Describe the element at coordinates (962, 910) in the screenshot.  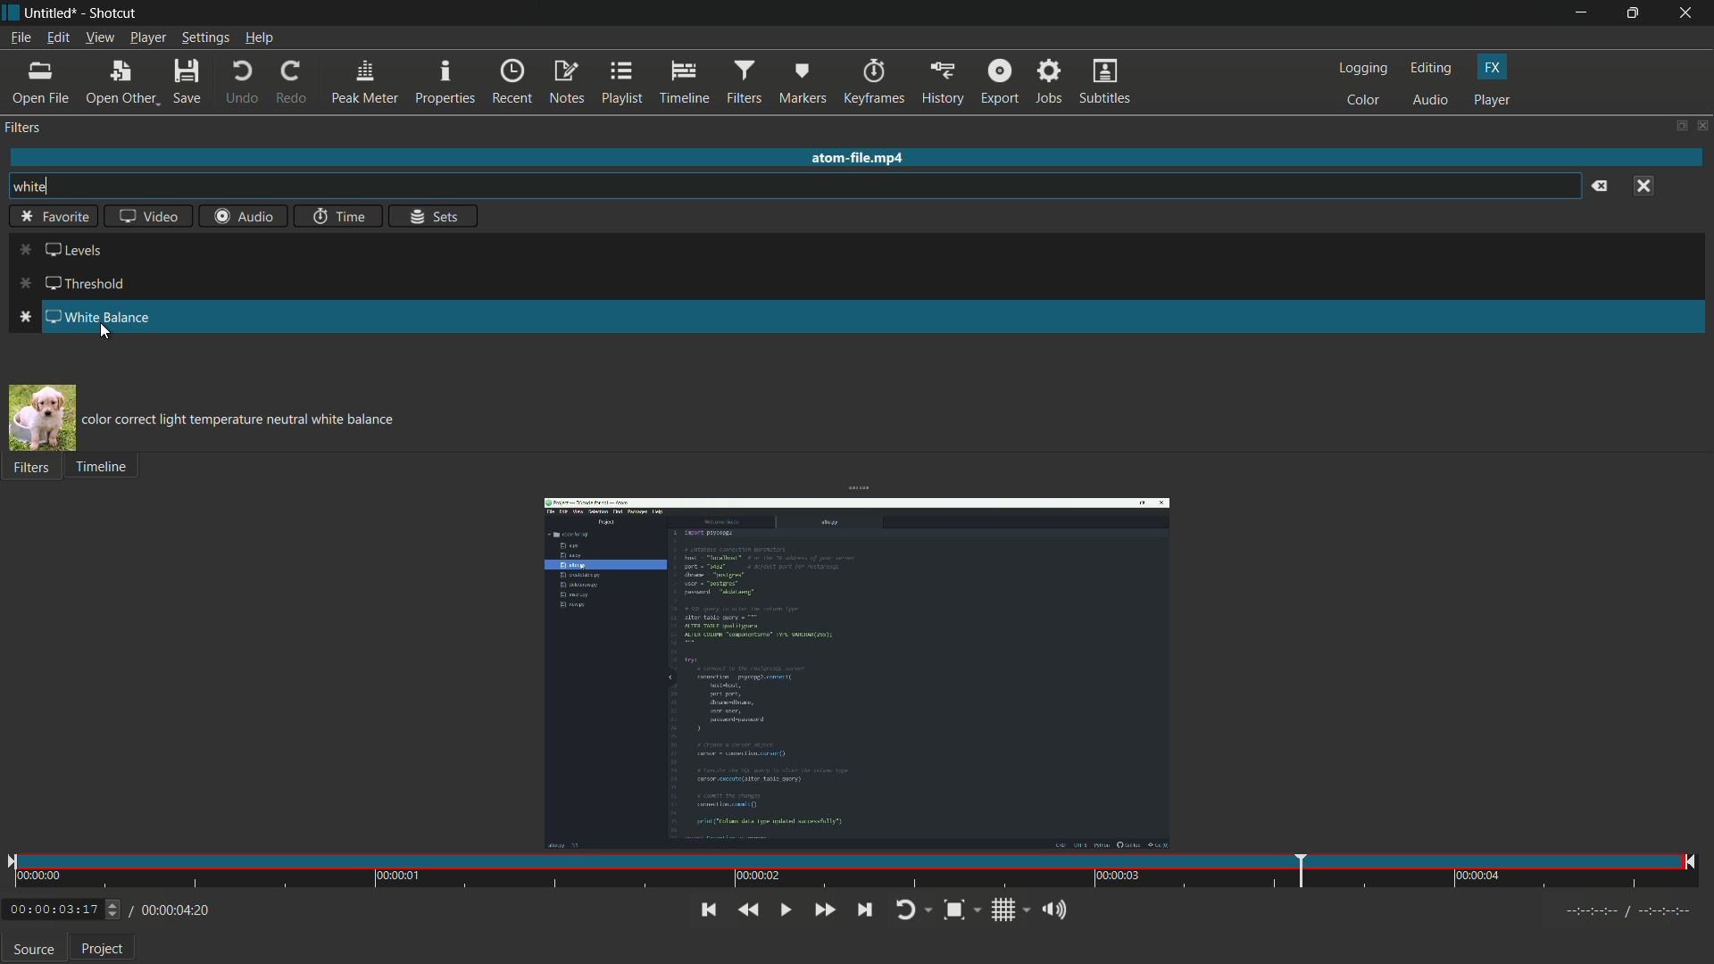
I see `toggle zoom` at that location.